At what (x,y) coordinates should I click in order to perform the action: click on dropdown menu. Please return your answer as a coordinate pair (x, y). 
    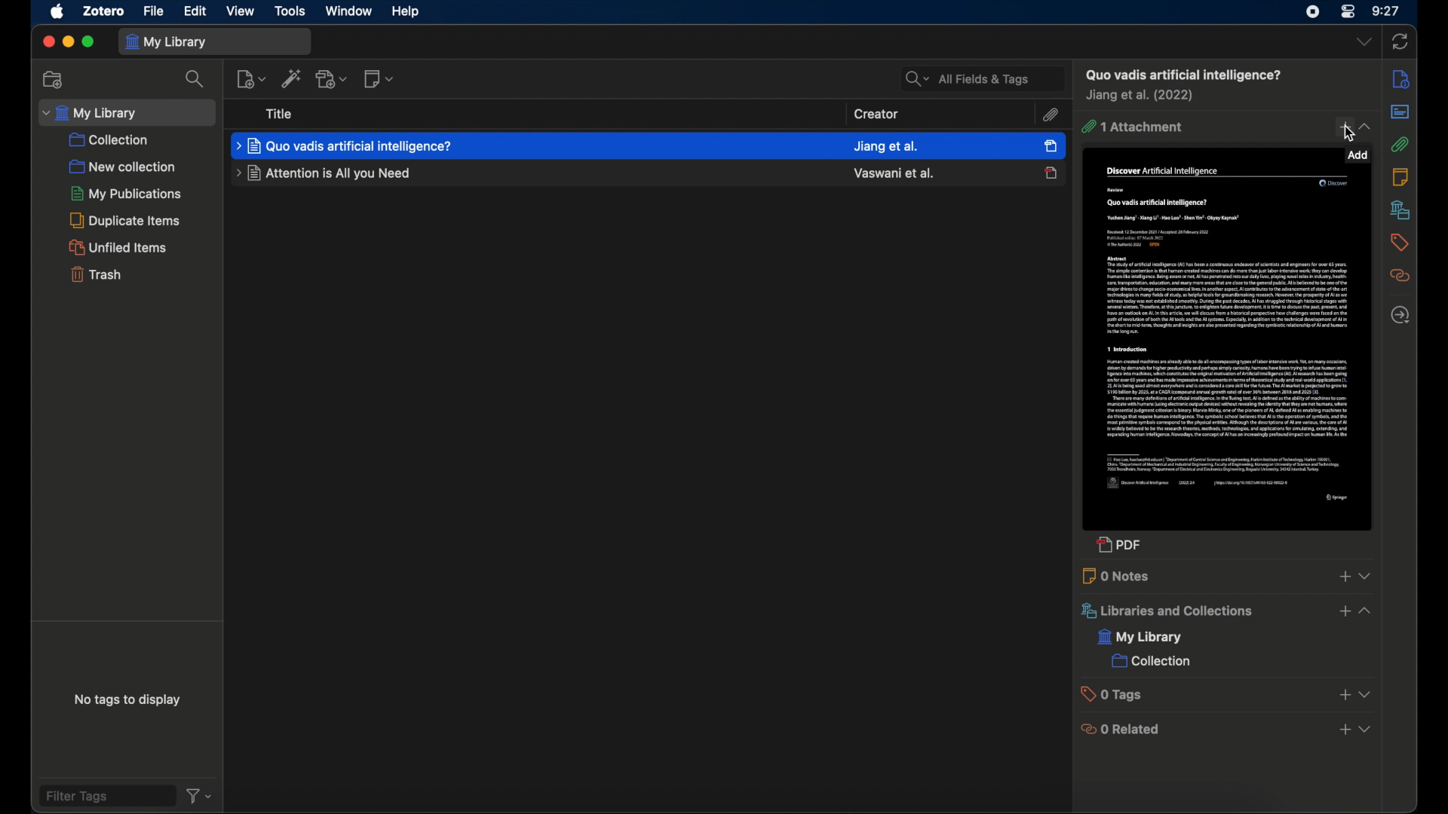
    Looking at the image, I should click on (1366, 695).